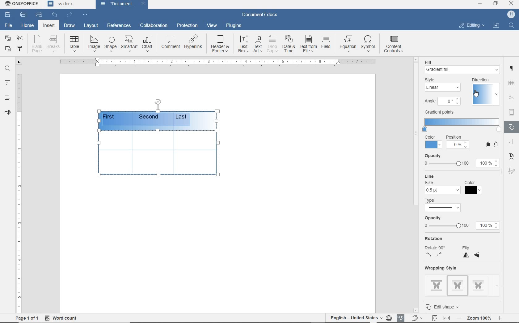 The height and width of the screenshot is (323, 519). What do you see at coordinates (54, 44) in the screenshot?
I see `breaks` at bounding box center [54, 44].